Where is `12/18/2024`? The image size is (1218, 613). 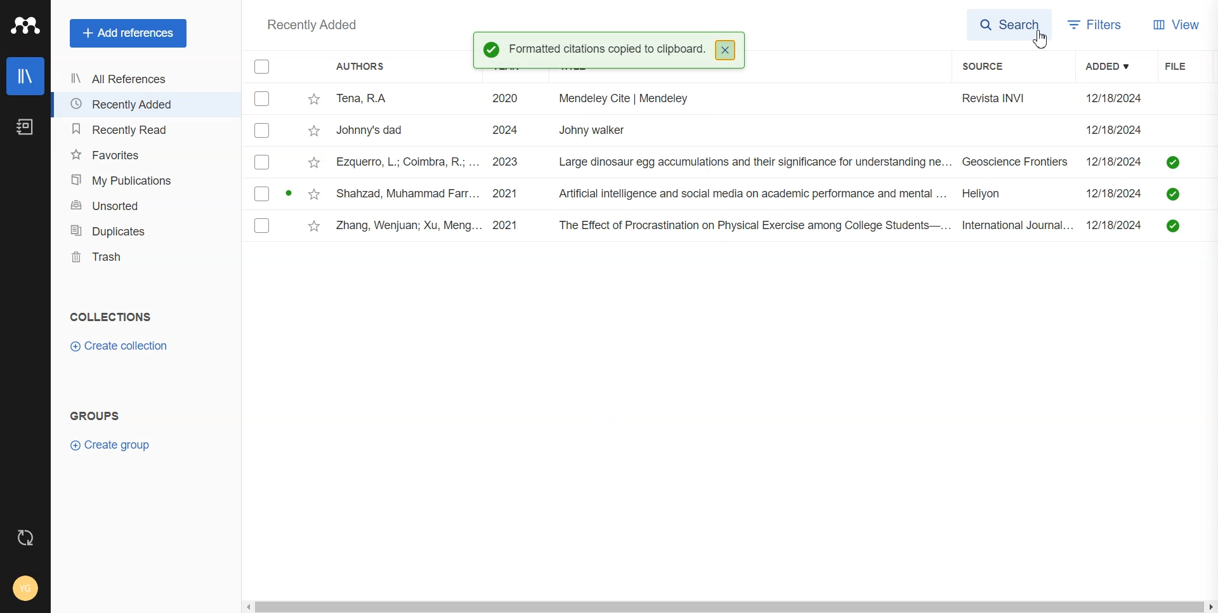
12/18/2024 is located at coordinates (1117, 225).